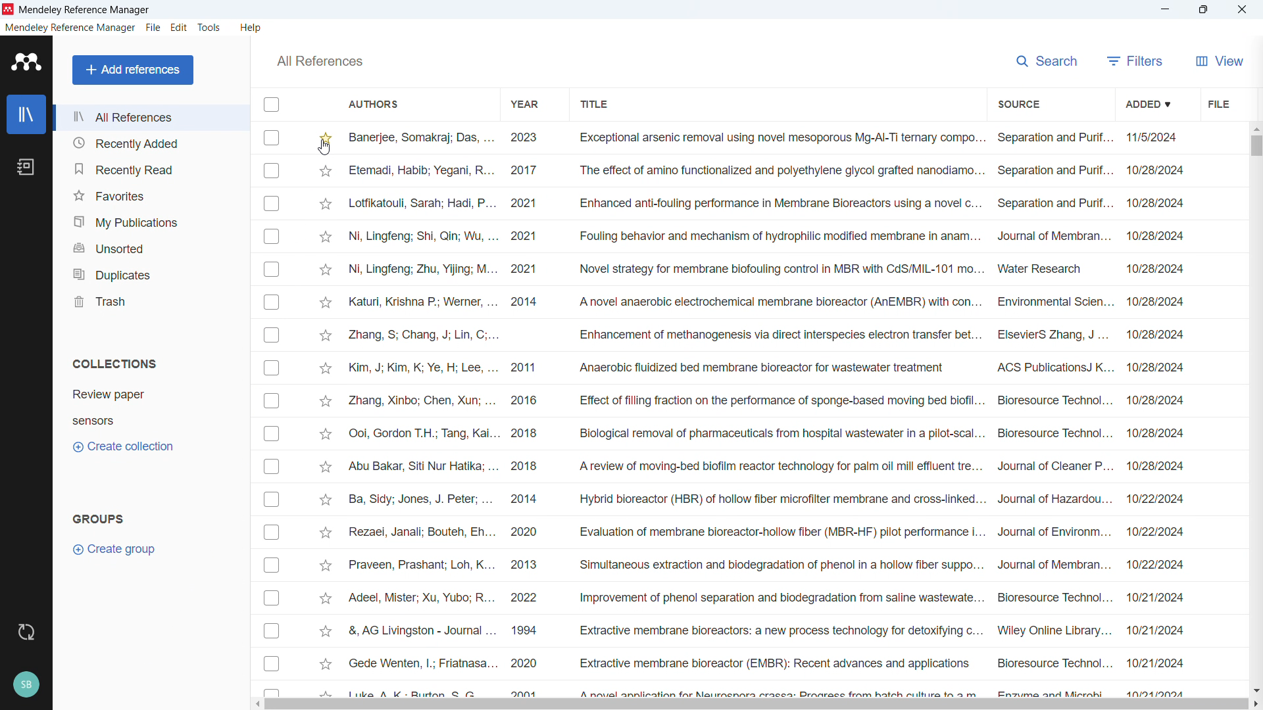  I want to click on notebook, so click(27, 166).